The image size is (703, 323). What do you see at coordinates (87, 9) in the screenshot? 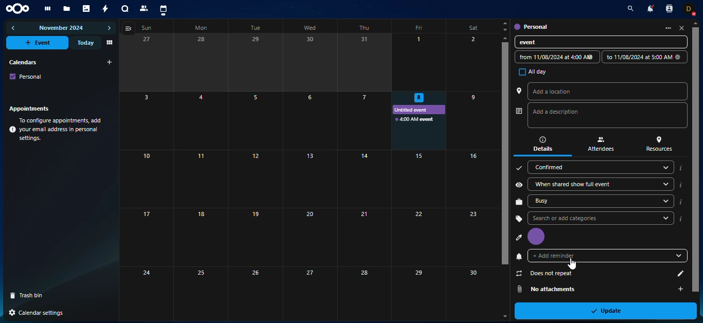
I see `photos` at bounding box center [87, 9].